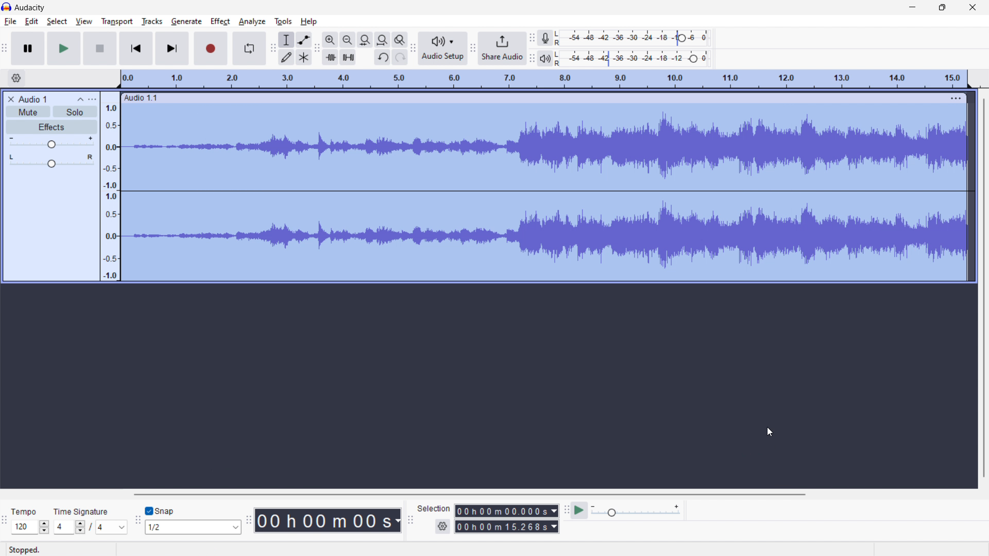  What do you see at coordinates (330, 57) in the screenshot?
I see `trim audio outside selection` at bounding box center [330, 57].